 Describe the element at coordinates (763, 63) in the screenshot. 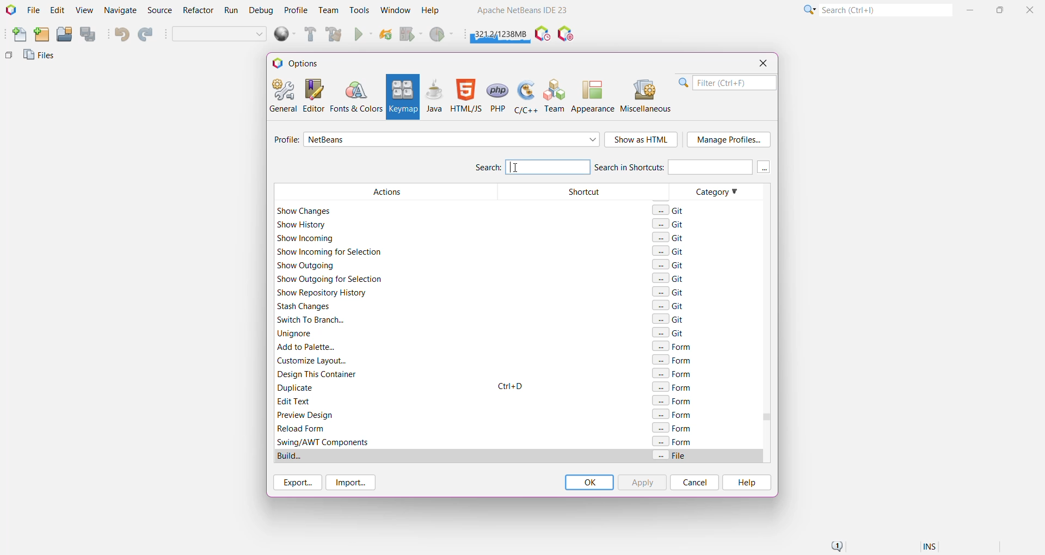

I see `Close` at that location.